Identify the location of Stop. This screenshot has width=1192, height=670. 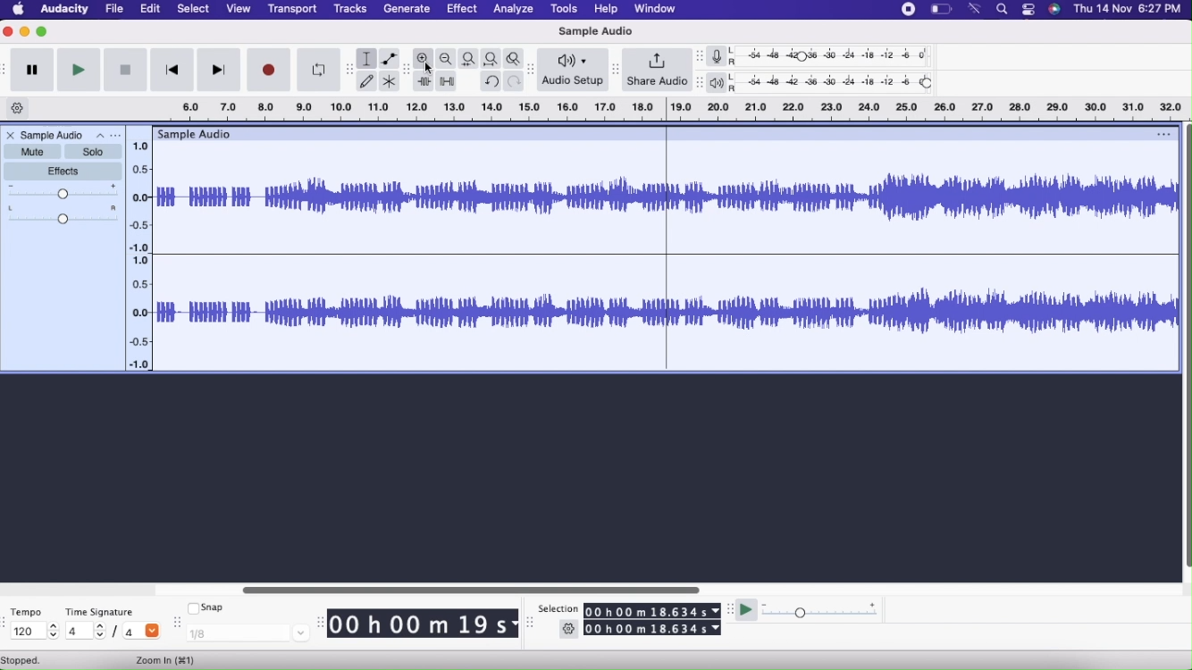
(125, 70).